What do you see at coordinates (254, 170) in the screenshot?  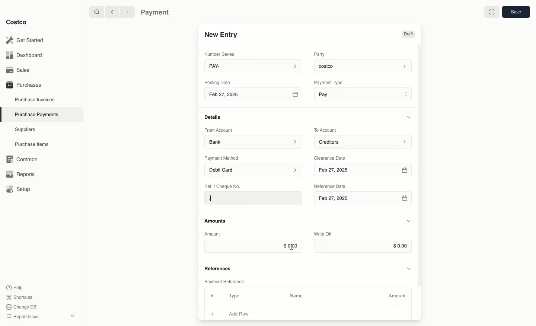 I see `Debit Card` at bounding box center [254, 170].